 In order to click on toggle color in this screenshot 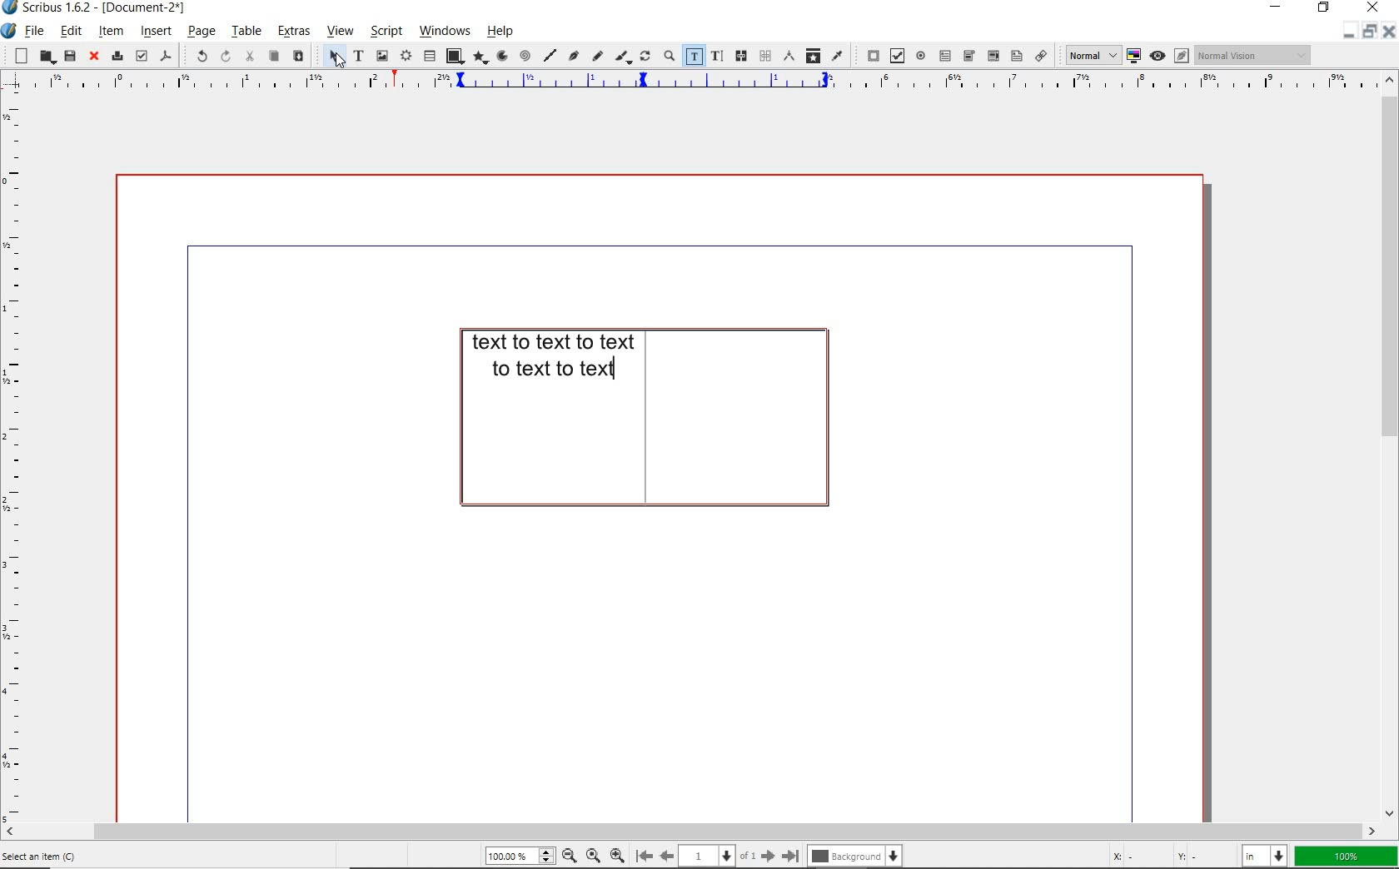, I will do `click(1134, 56)`.